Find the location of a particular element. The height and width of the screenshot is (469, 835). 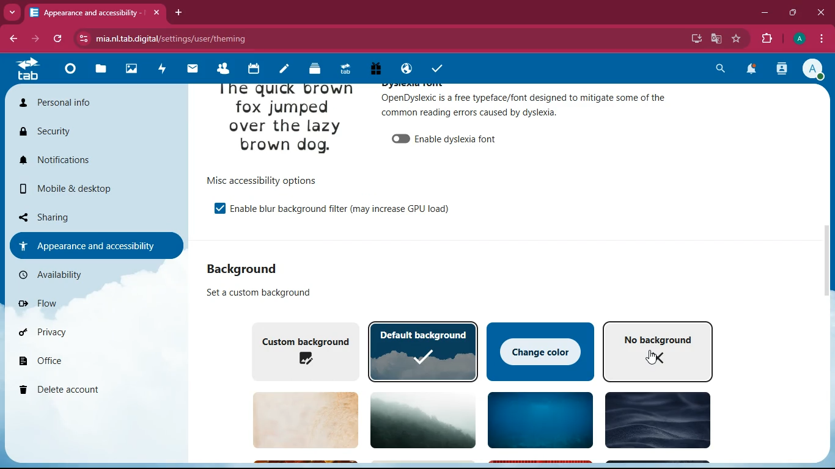

office is located at coordinates (94, 363).